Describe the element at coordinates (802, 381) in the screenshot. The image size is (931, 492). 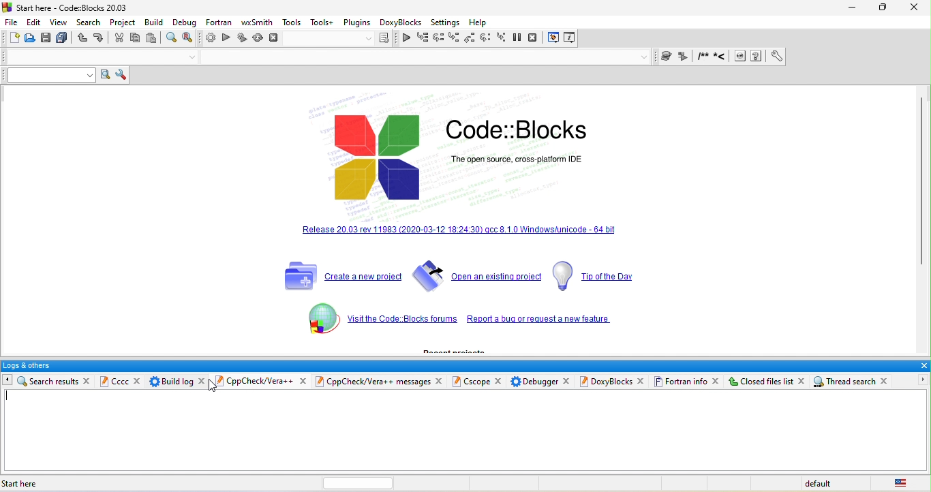
I see `close` at that location.